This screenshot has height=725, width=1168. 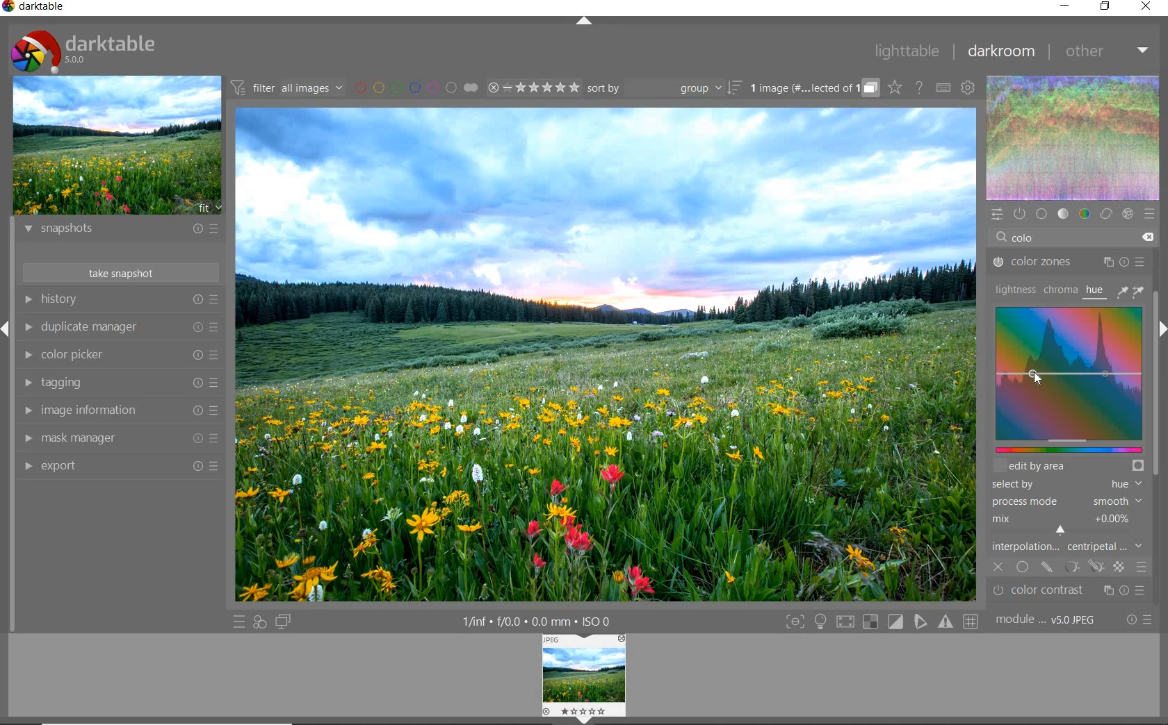 I want to click on uniformly, so click(x=1023, y=567).